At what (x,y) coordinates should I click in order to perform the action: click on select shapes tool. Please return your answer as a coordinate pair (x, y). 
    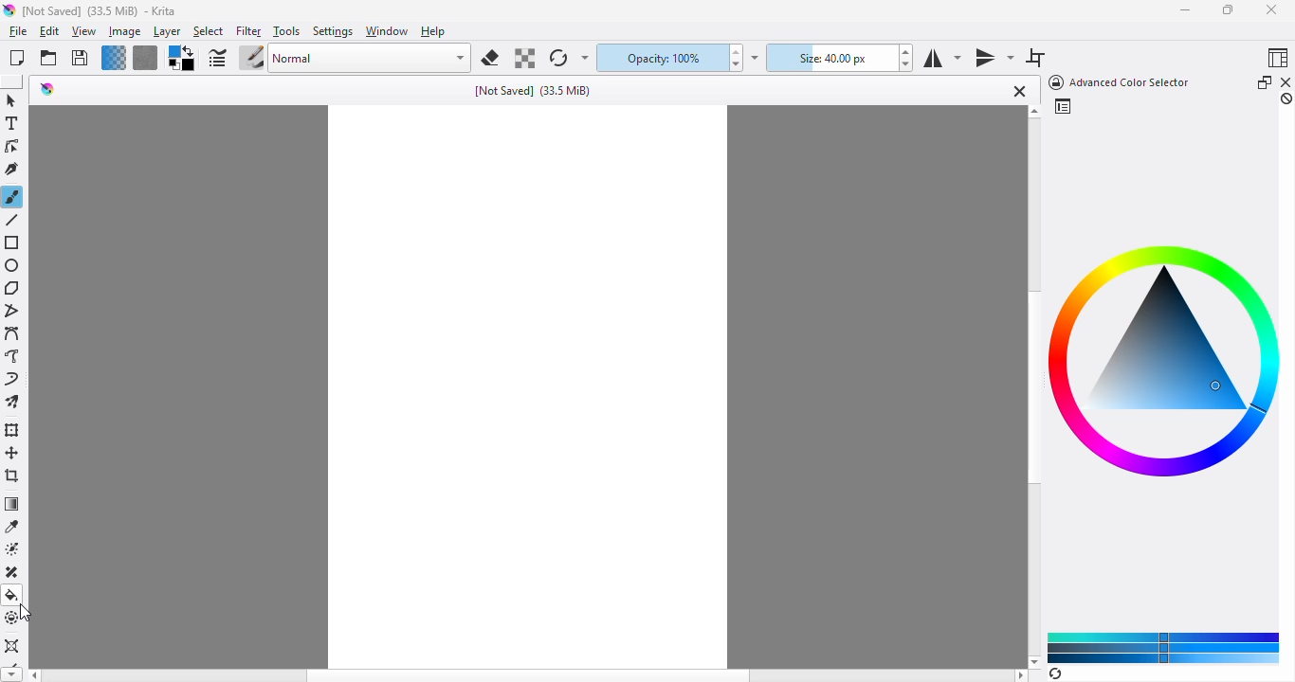
    Looking at the image, I should click on (11, 100).